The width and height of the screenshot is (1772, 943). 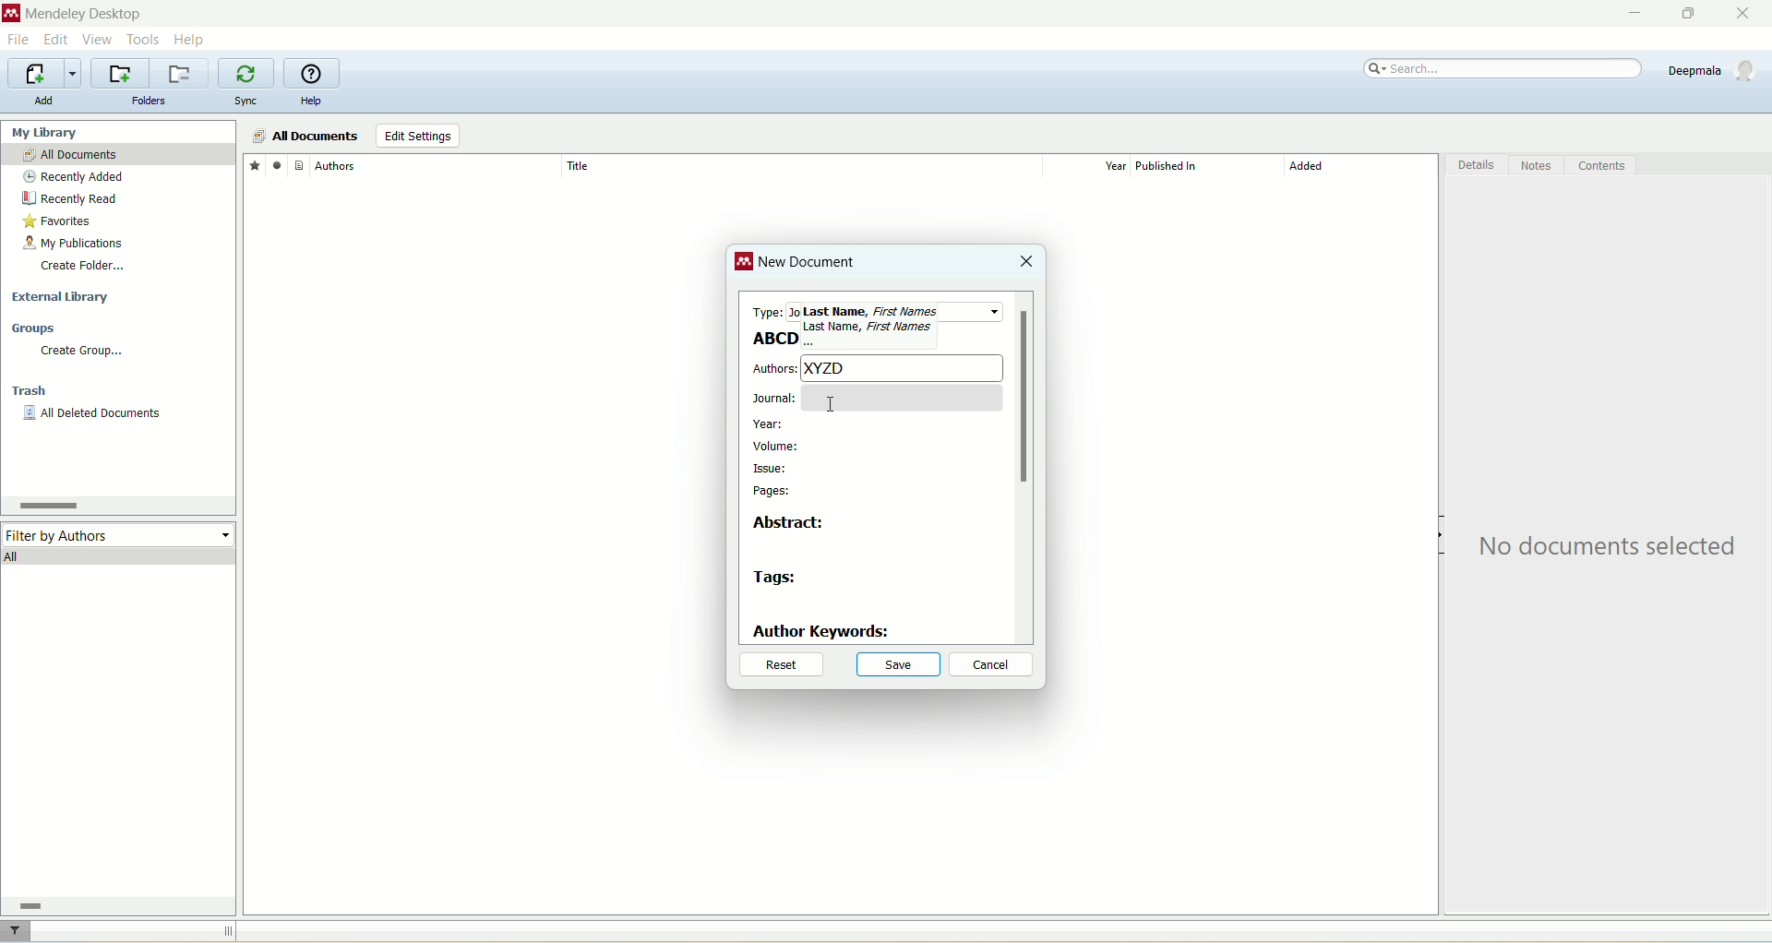 I want to click on favorites, so click(x=59, y=223).